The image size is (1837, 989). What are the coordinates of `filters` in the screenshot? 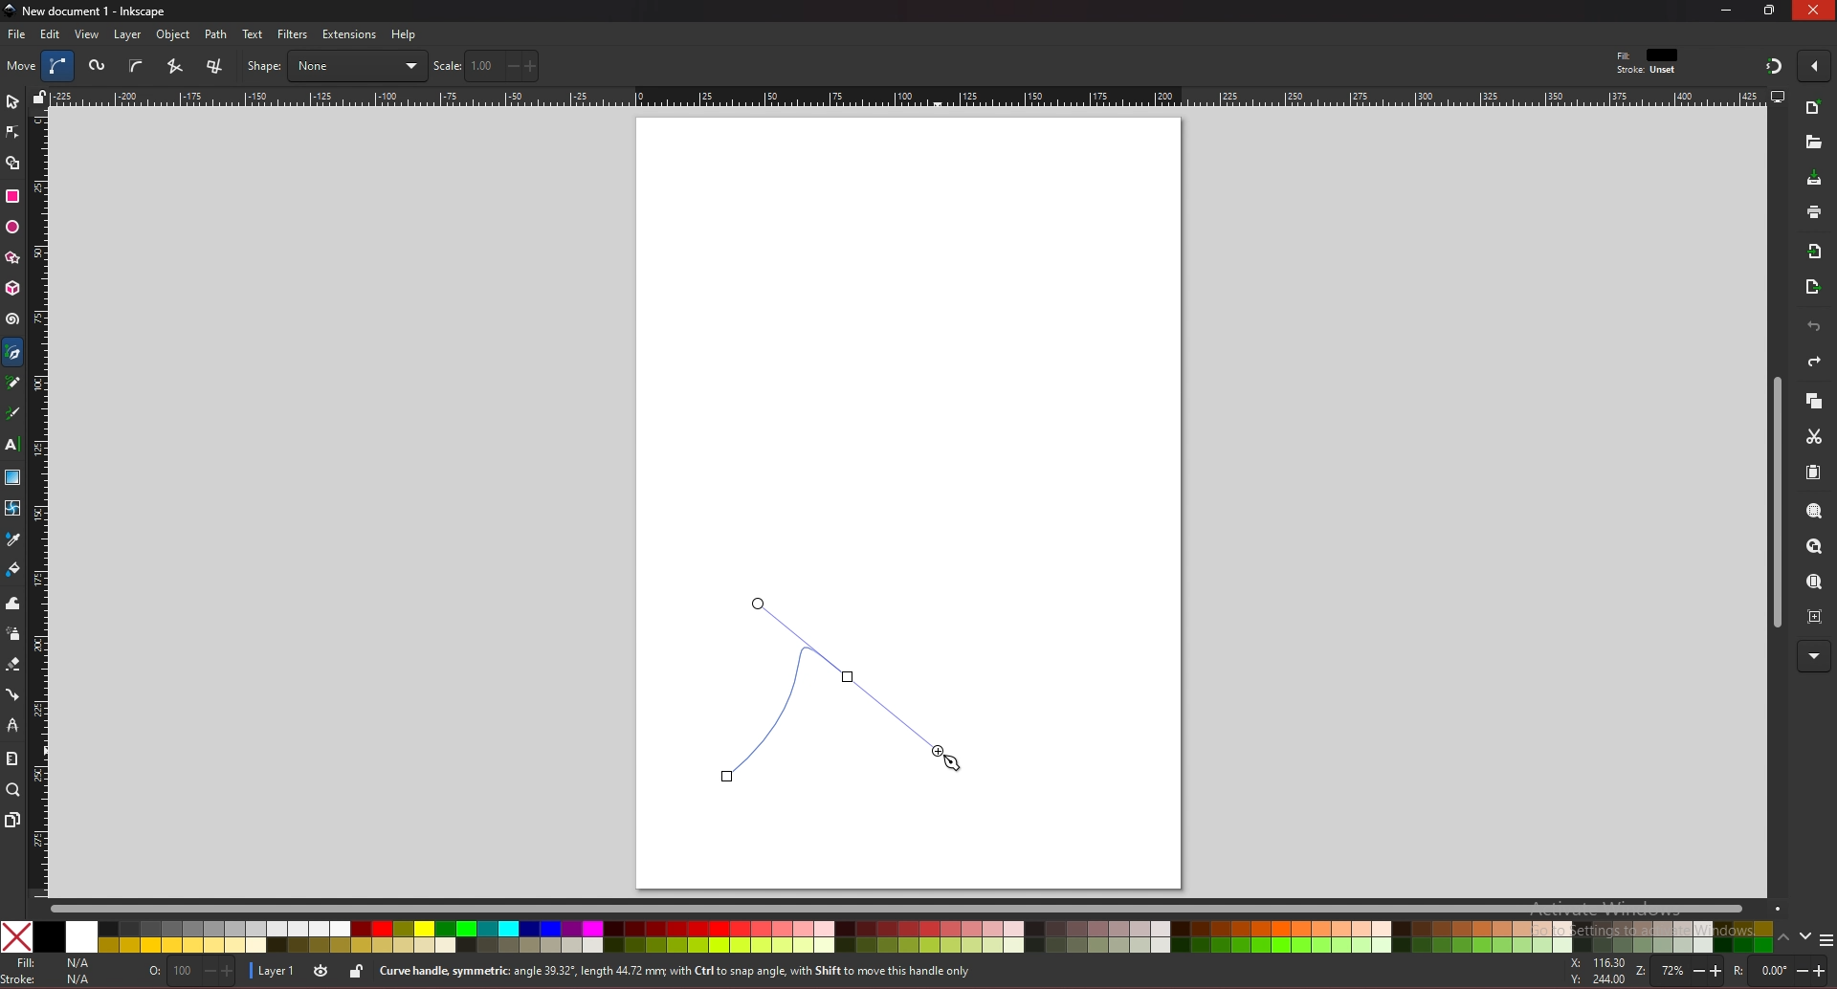 It's located at (294, 34).